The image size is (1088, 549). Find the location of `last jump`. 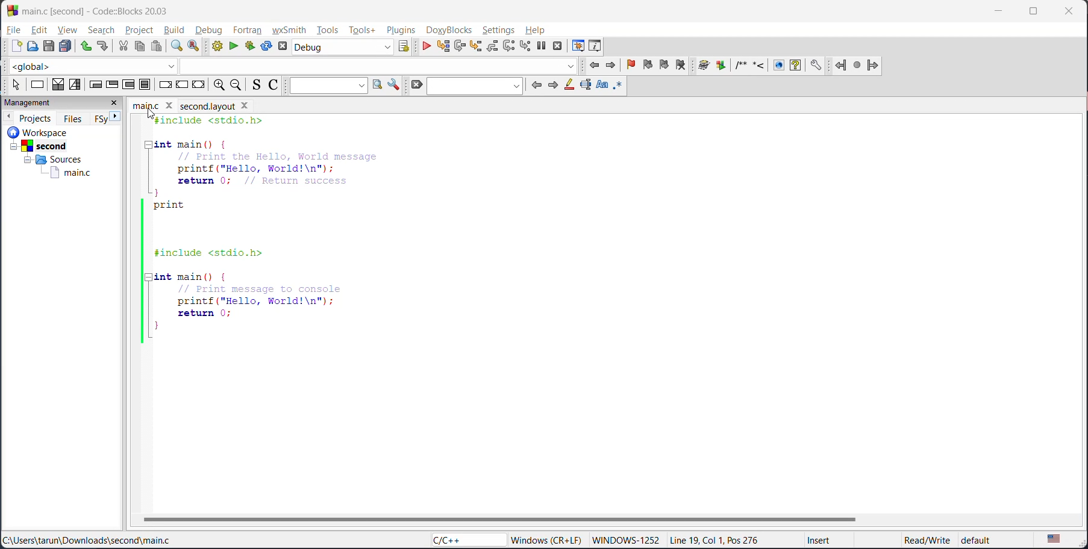

last jump is located at coordinates (858, 63).